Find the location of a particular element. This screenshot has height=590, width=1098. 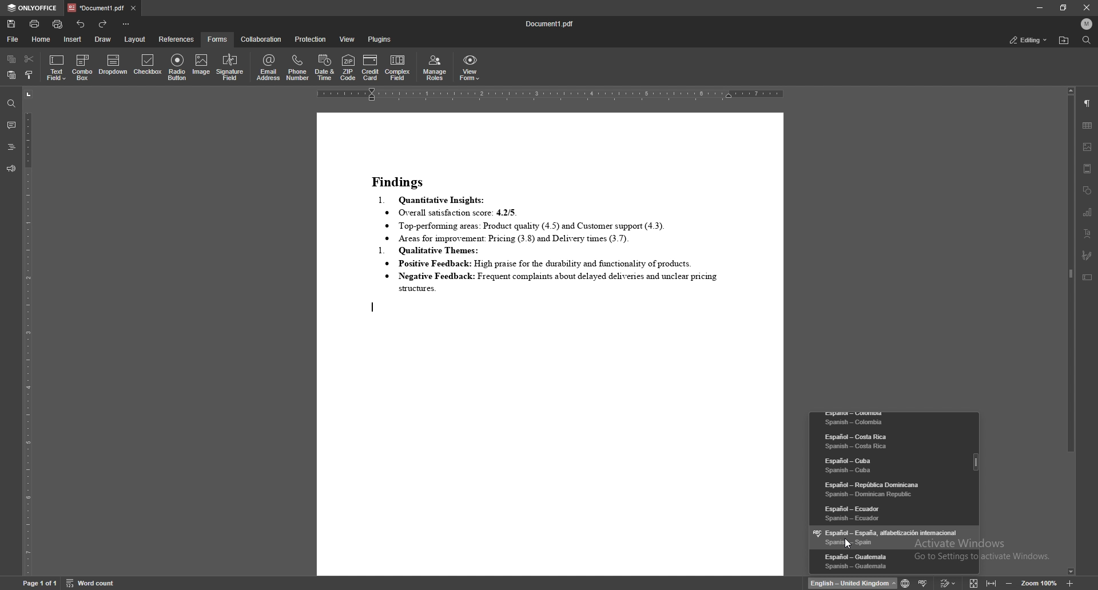

copy is located at coordinates (11, 59).